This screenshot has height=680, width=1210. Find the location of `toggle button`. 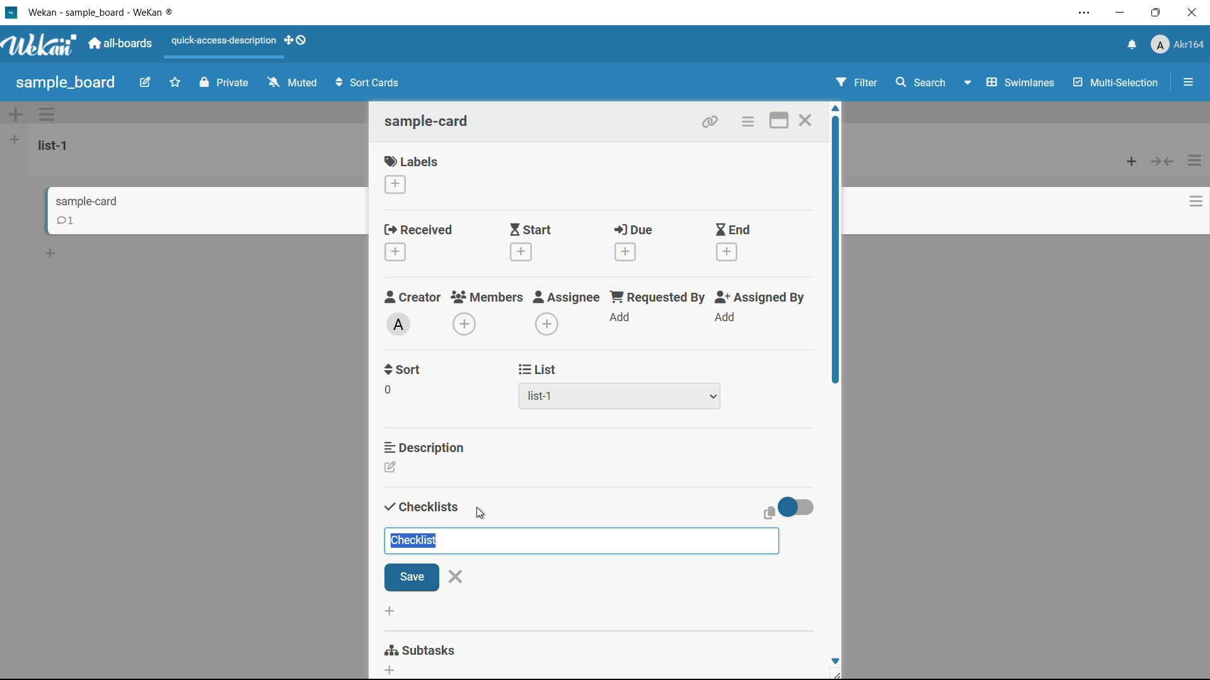

toggle button is located at coordinates (796, 505).